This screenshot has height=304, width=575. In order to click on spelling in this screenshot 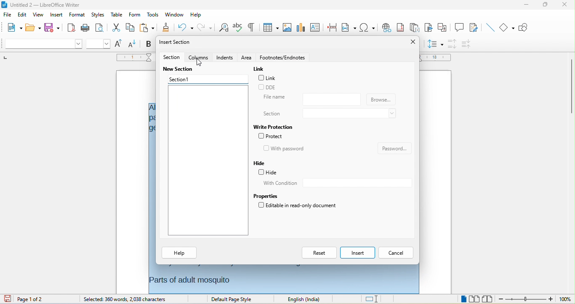, I will do `click(239, 28)`.